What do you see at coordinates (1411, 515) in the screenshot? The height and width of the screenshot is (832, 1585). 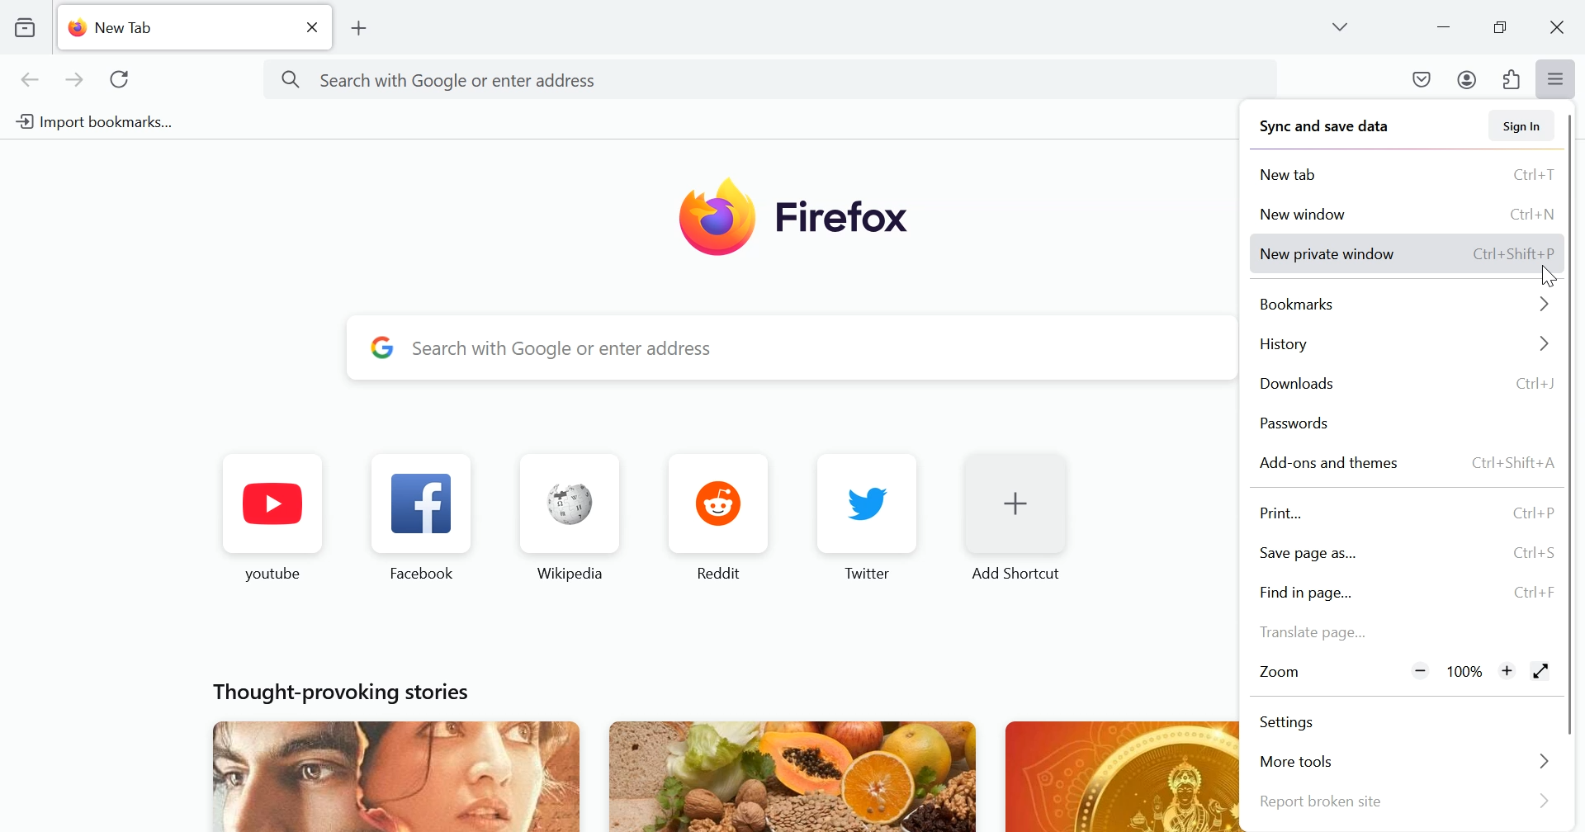 I see `print...` at bounding box center [1411, 515].